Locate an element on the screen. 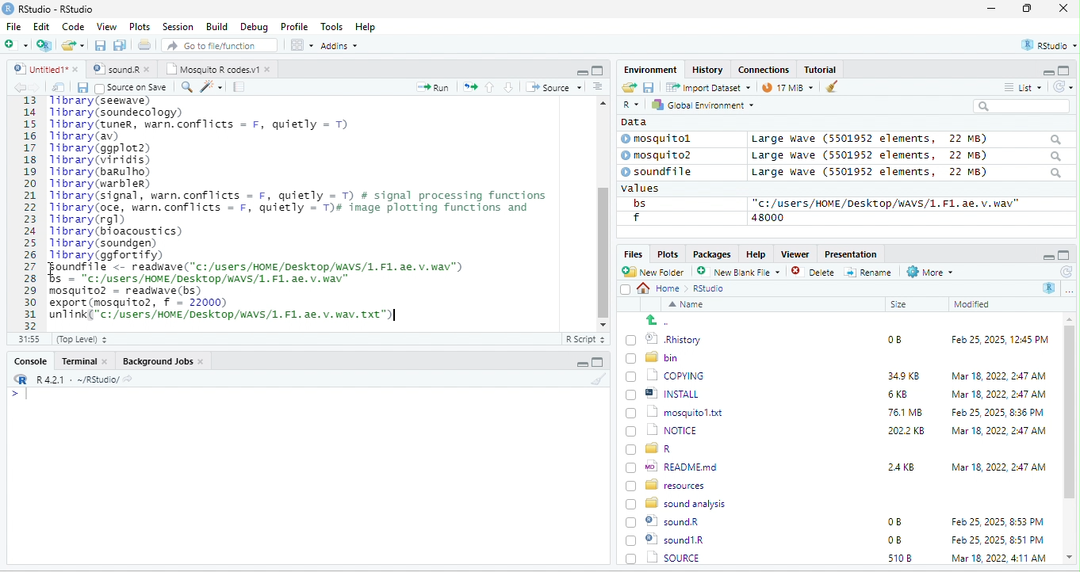  Rstudio is located at coordinates (710, 288).